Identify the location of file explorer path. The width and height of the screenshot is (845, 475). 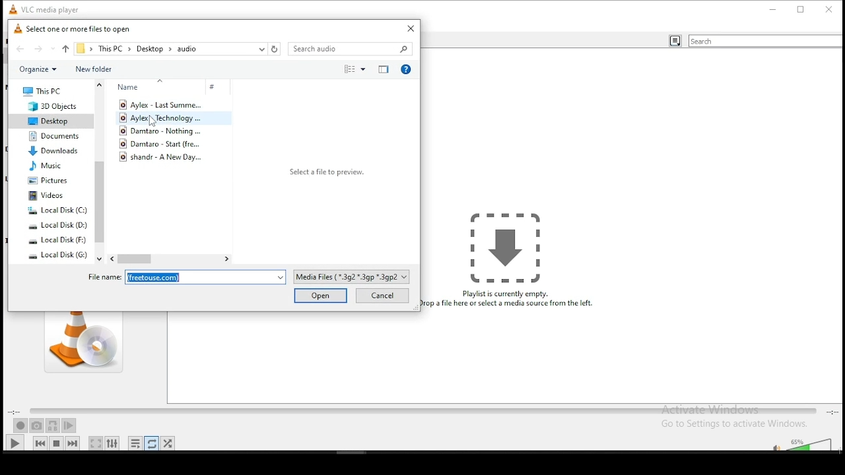
(81, 49).